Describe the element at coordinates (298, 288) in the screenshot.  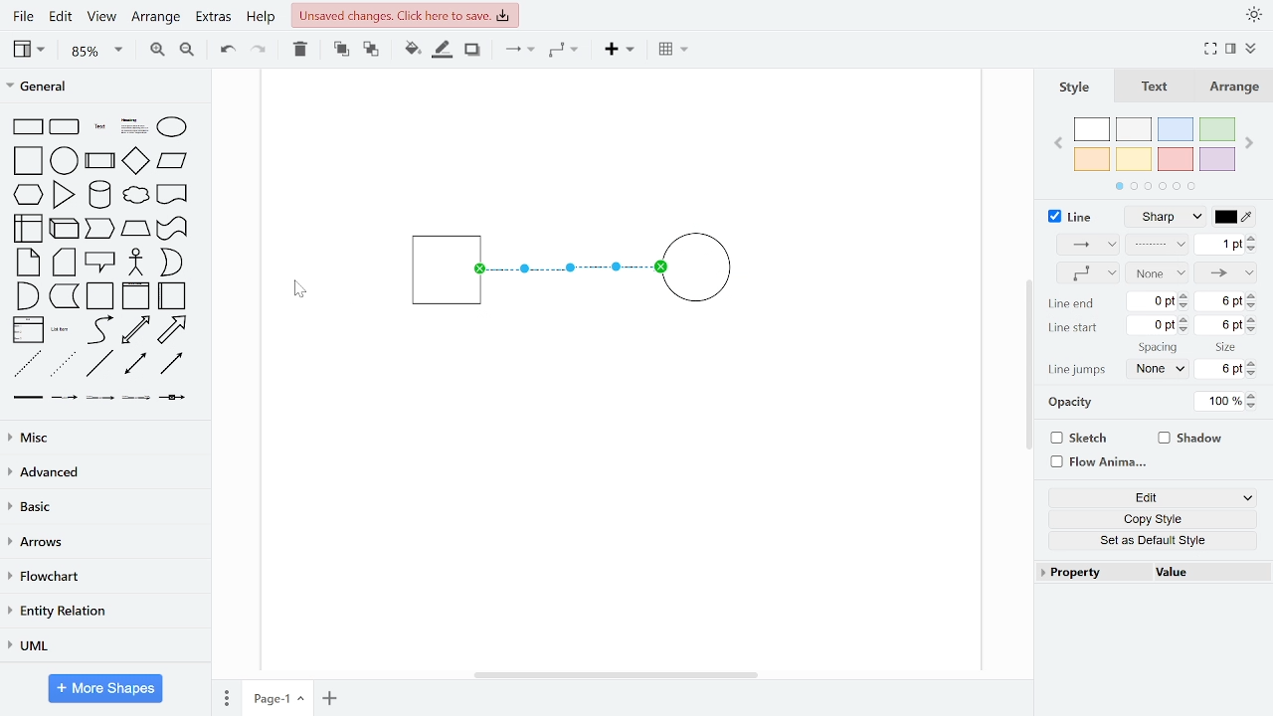
I see `Cursor` at that location.